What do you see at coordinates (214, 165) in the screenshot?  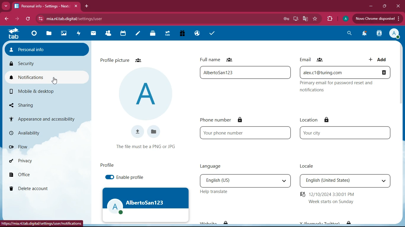 I see `language` at bounding box center [214, 165].